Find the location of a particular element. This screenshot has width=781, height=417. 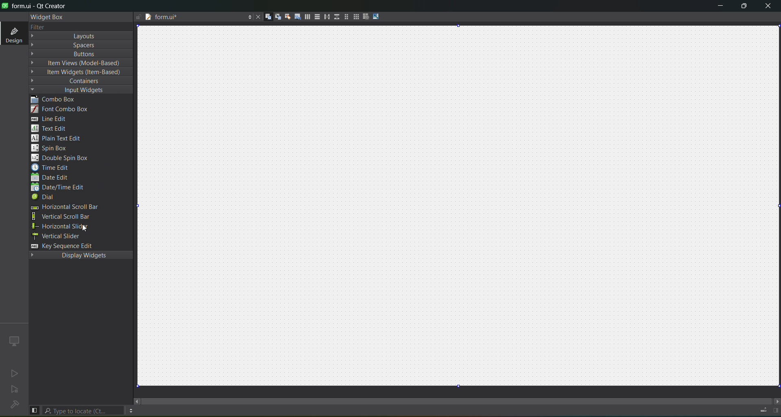

key sequence edit is located at coordinates (62, 245).